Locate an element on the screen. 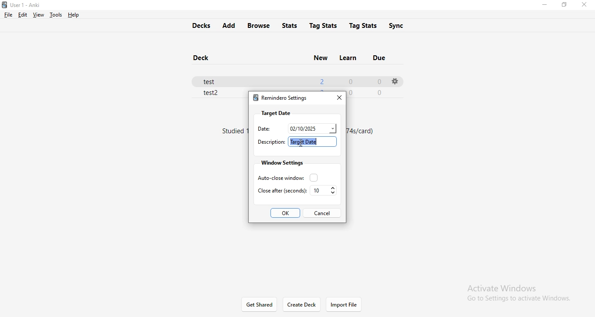 The height and width of the screenshot is (317, 595). file is located at coordinates (8, 15).